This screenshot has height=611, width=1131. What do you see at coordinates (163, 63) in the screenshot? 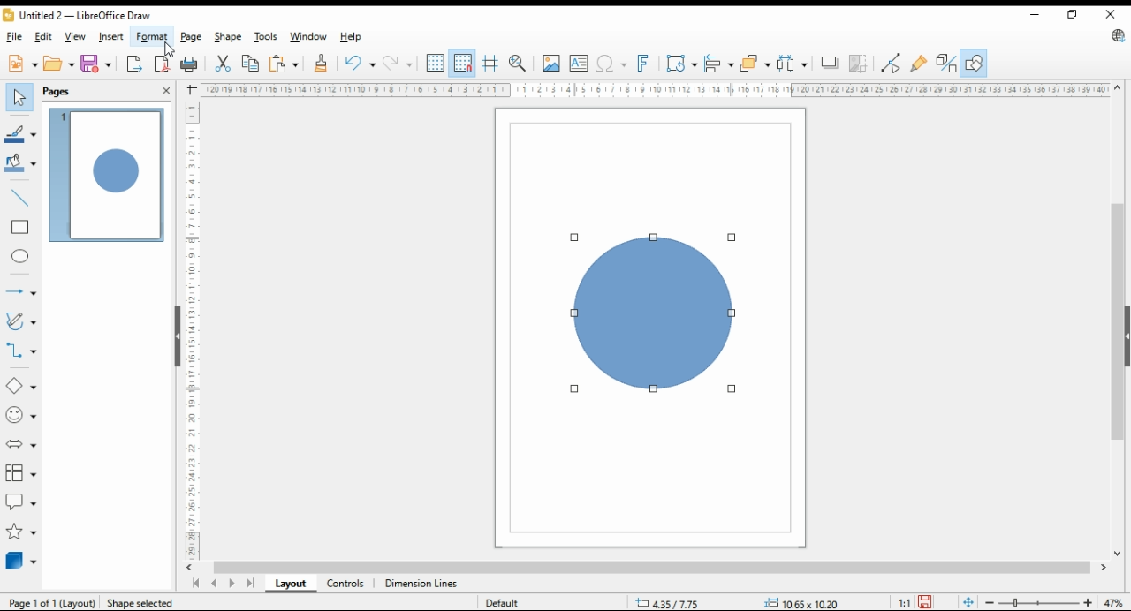
I see `export directly as pdf` at bounding box center [163, 63].